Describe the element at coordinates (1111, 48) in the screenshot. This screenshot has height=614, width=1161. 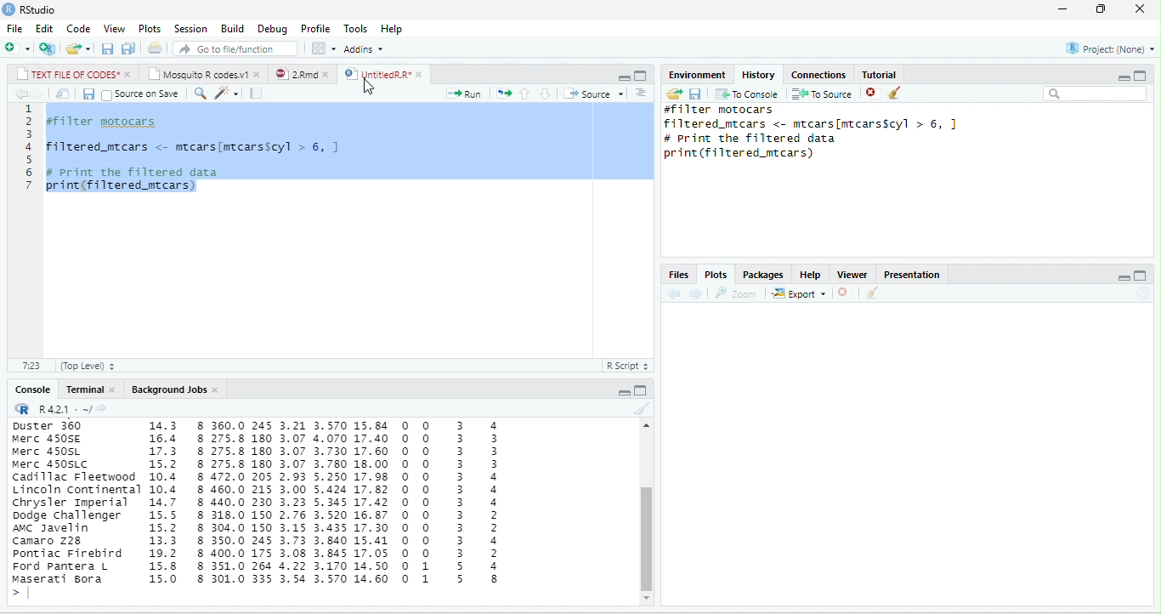
I see `Project(None)` at that location.